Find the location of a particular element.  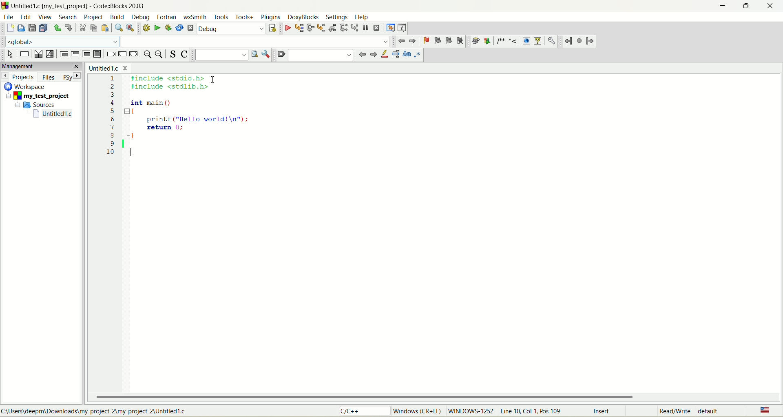

select is located at coordinates (10, 55).